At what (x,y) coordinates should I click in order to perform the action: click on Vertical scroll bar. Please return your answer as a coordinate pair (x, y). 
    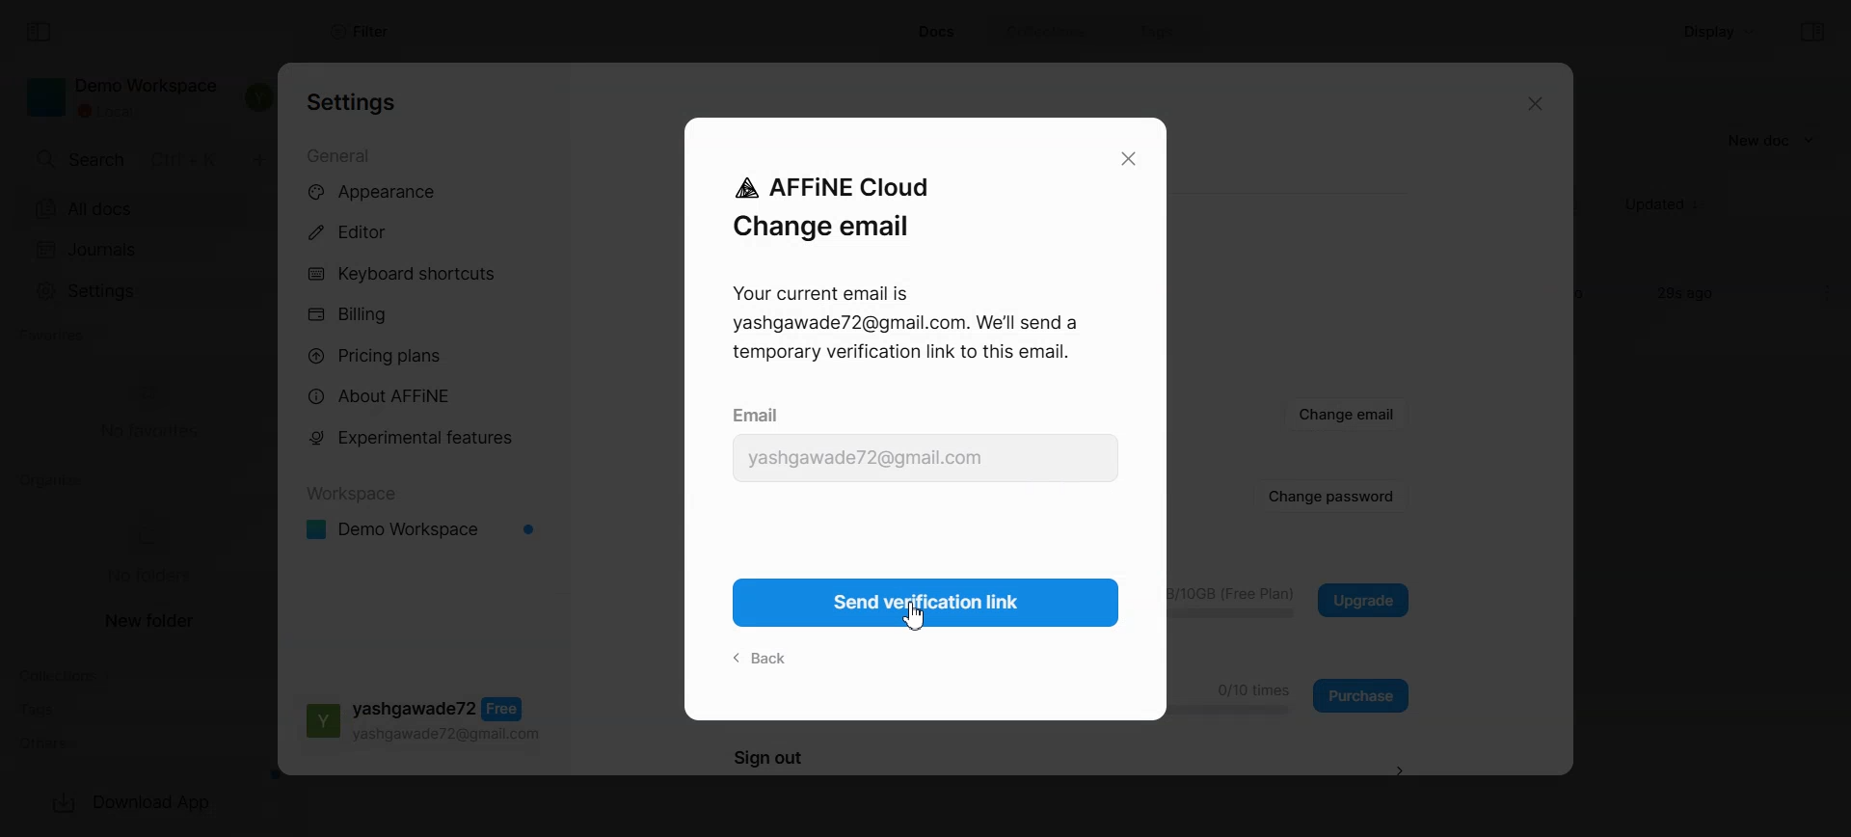
    Looking at the image, I should click on (1563, 420).